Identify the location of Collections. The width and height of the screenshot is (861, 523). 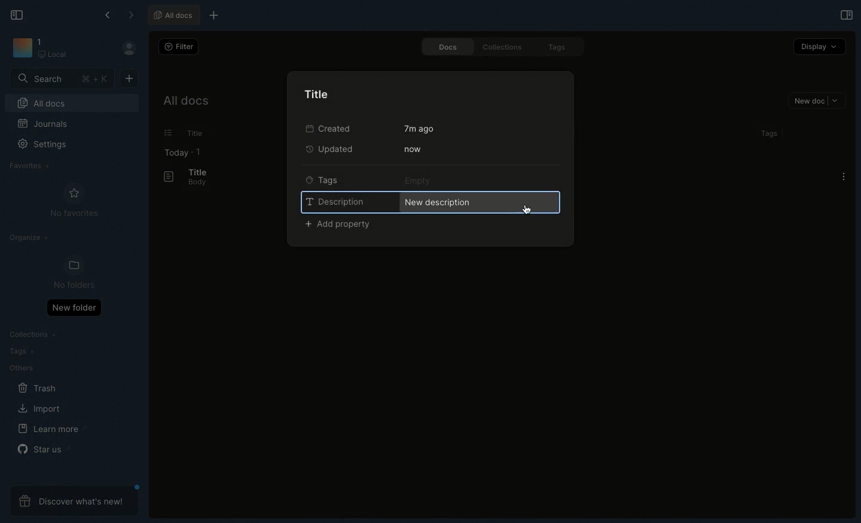
(34, 336).